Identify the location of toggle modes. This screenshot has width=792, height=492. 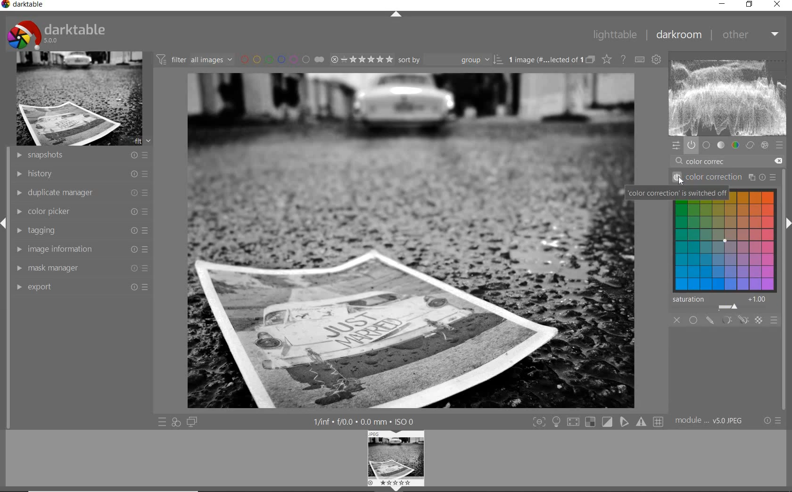
(599, 421).